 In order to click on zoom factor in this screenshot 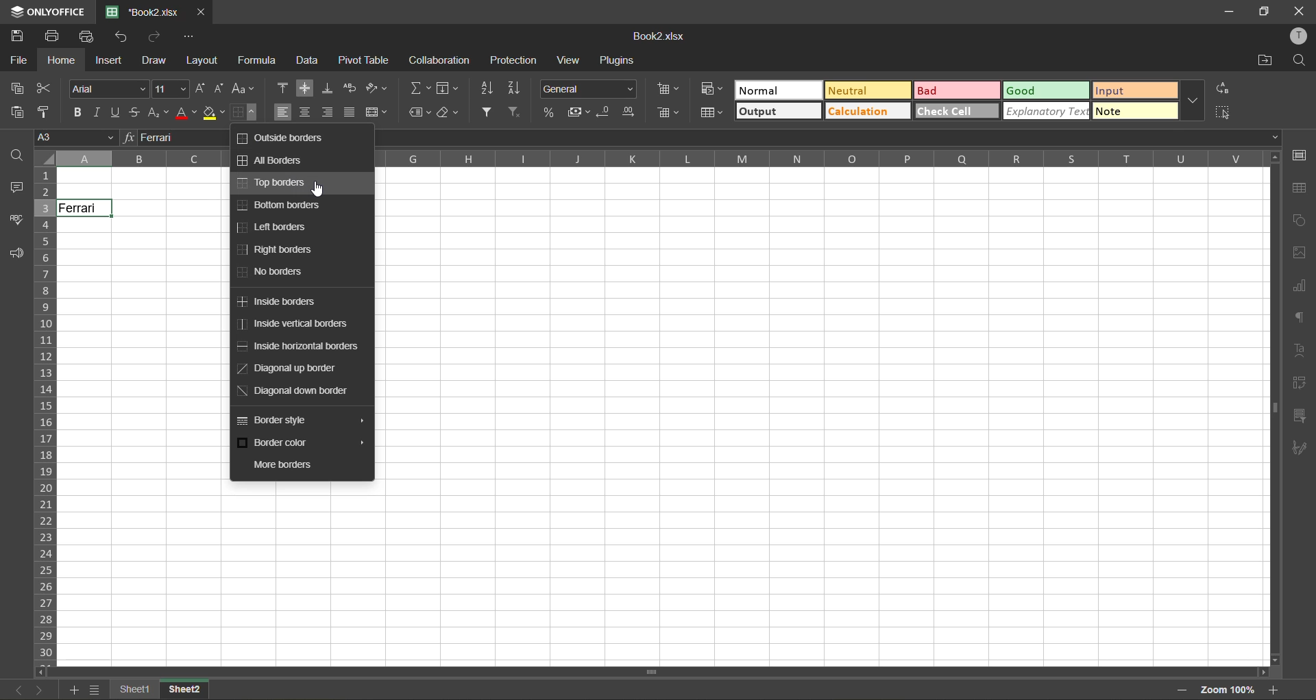, I will do `click(1226, 690)`.